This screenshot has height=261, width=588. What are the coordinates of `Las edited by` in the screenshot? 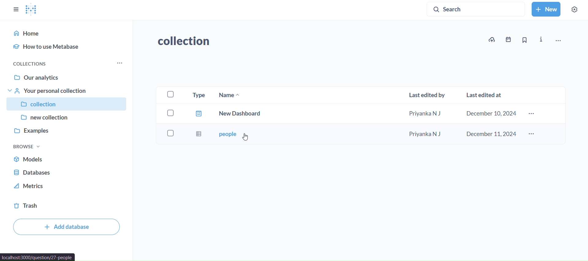 It's located at (425, 96).